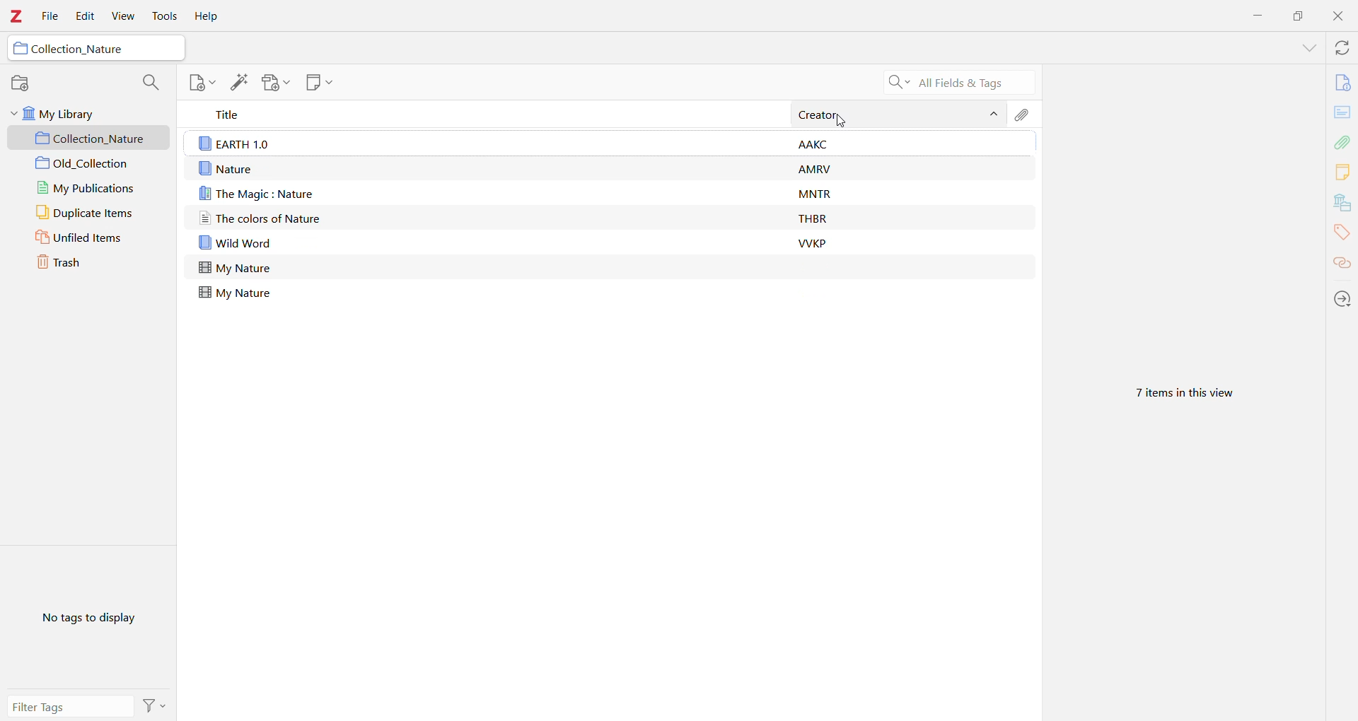 This screenshot has height=721, width=1358. I want to click on Duplicate Items, so click(94, 211).